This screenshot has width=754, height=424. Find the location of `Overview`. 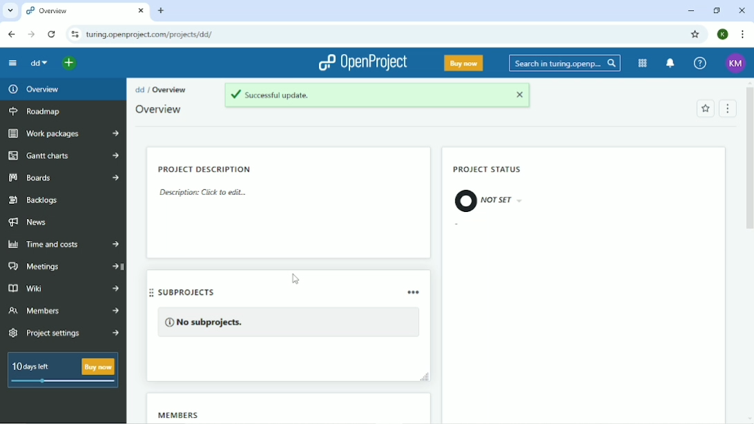

Overview is located at coordinates (158, 108).